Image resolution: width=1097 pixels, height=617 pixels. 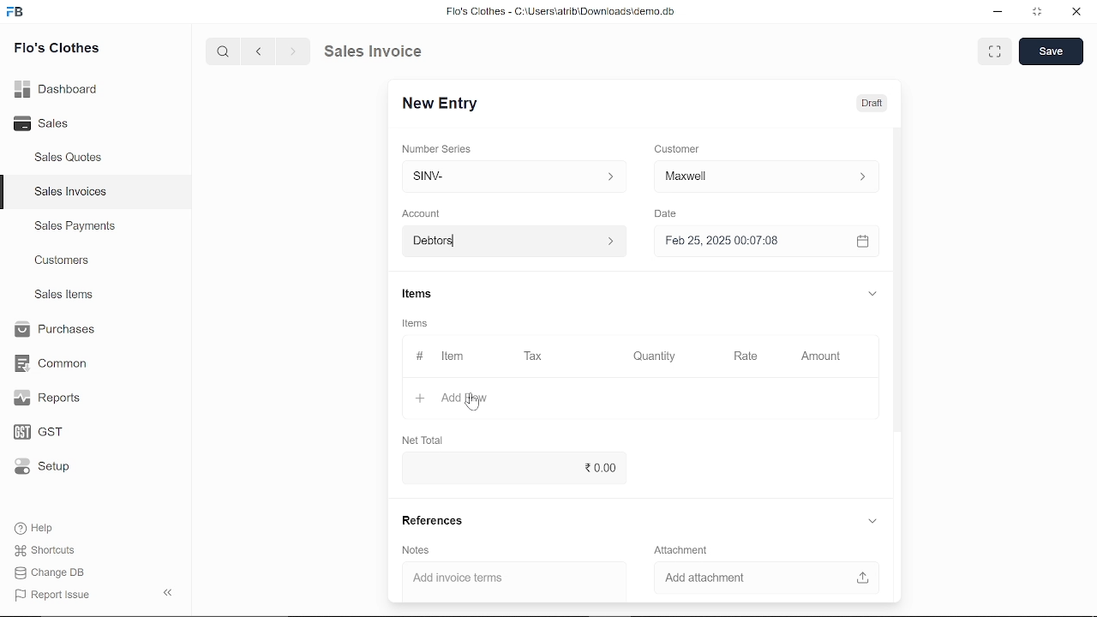 What do you see at coordinates (558, 11) in the screenshot?
I see `Flo's Clothes - G:AUserslatribiDownloadsidemo.do` at bounding box center [558, 11].